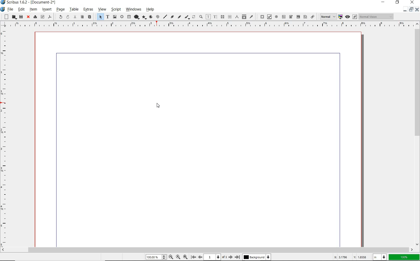 Image resolution: width=420 pixels, height=261 pixels. I want to click on unlink text frames, so click(229, 16).